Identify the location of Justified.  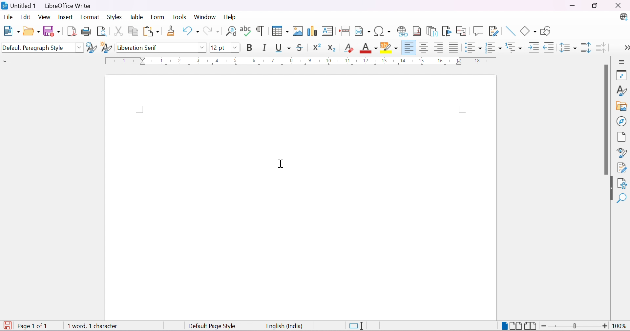
(453, 47).